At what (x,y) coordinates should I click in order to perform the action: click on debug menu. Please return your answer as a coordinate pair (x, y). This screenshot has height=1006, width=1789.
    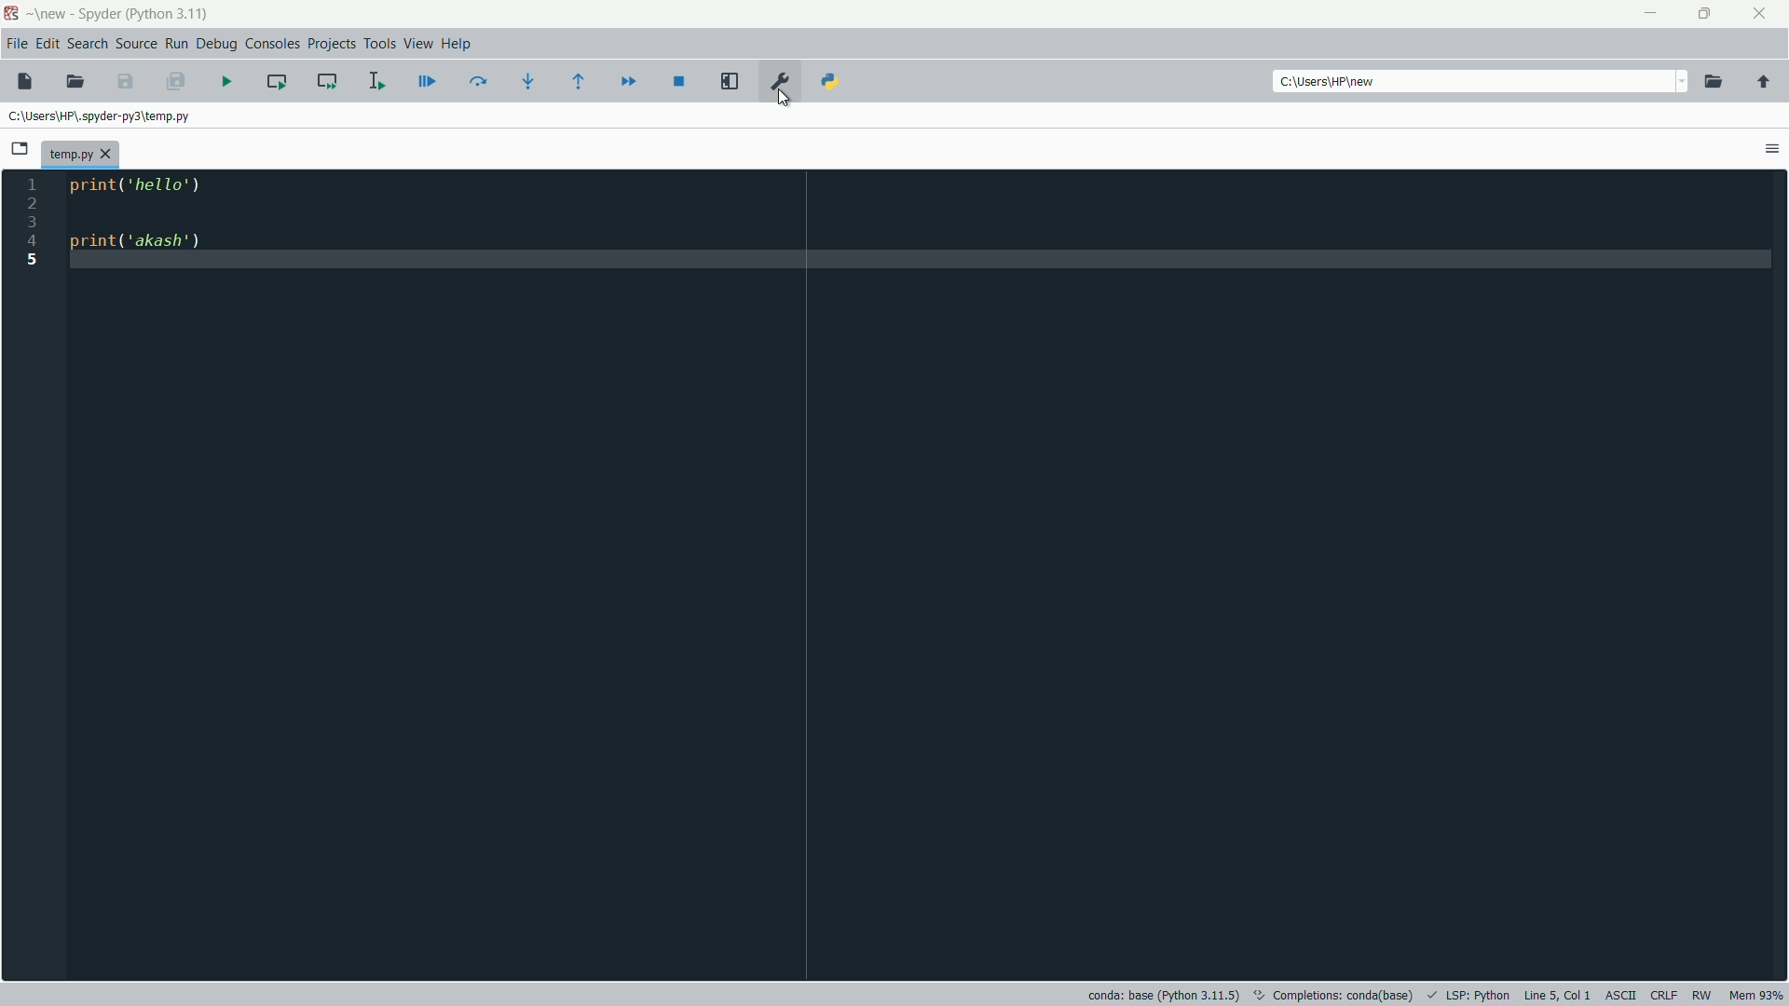
    Looking at the image, I should click on (216, 43).